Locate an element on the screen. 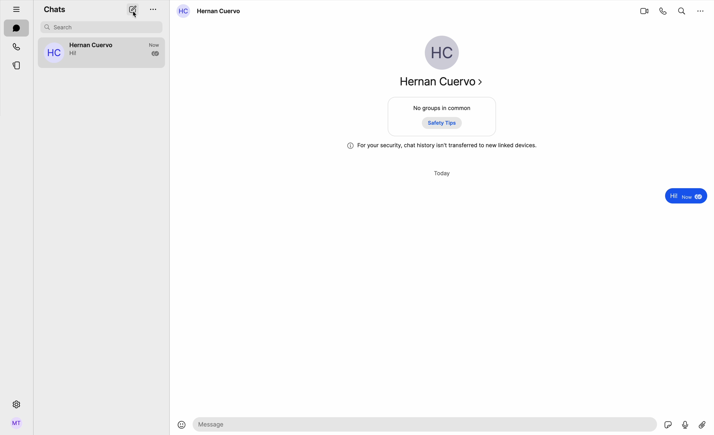 The width and height of the screenshot is (714, 435). profile is located at coordinates (17, 425).